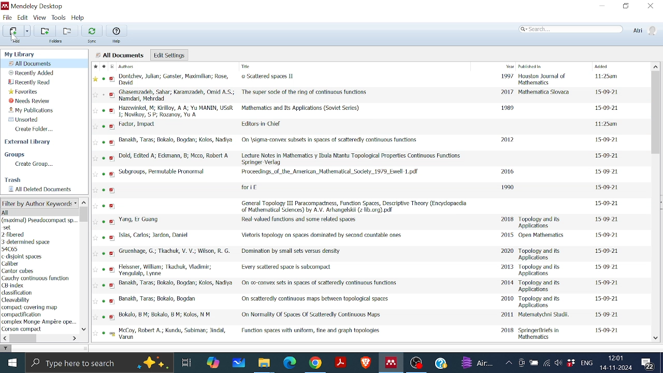 Image resolution: width=663 pixels, height=373 pixels. Describe the element at coordinates (112, 144) in the screenshot. I see `pdf` at that location.